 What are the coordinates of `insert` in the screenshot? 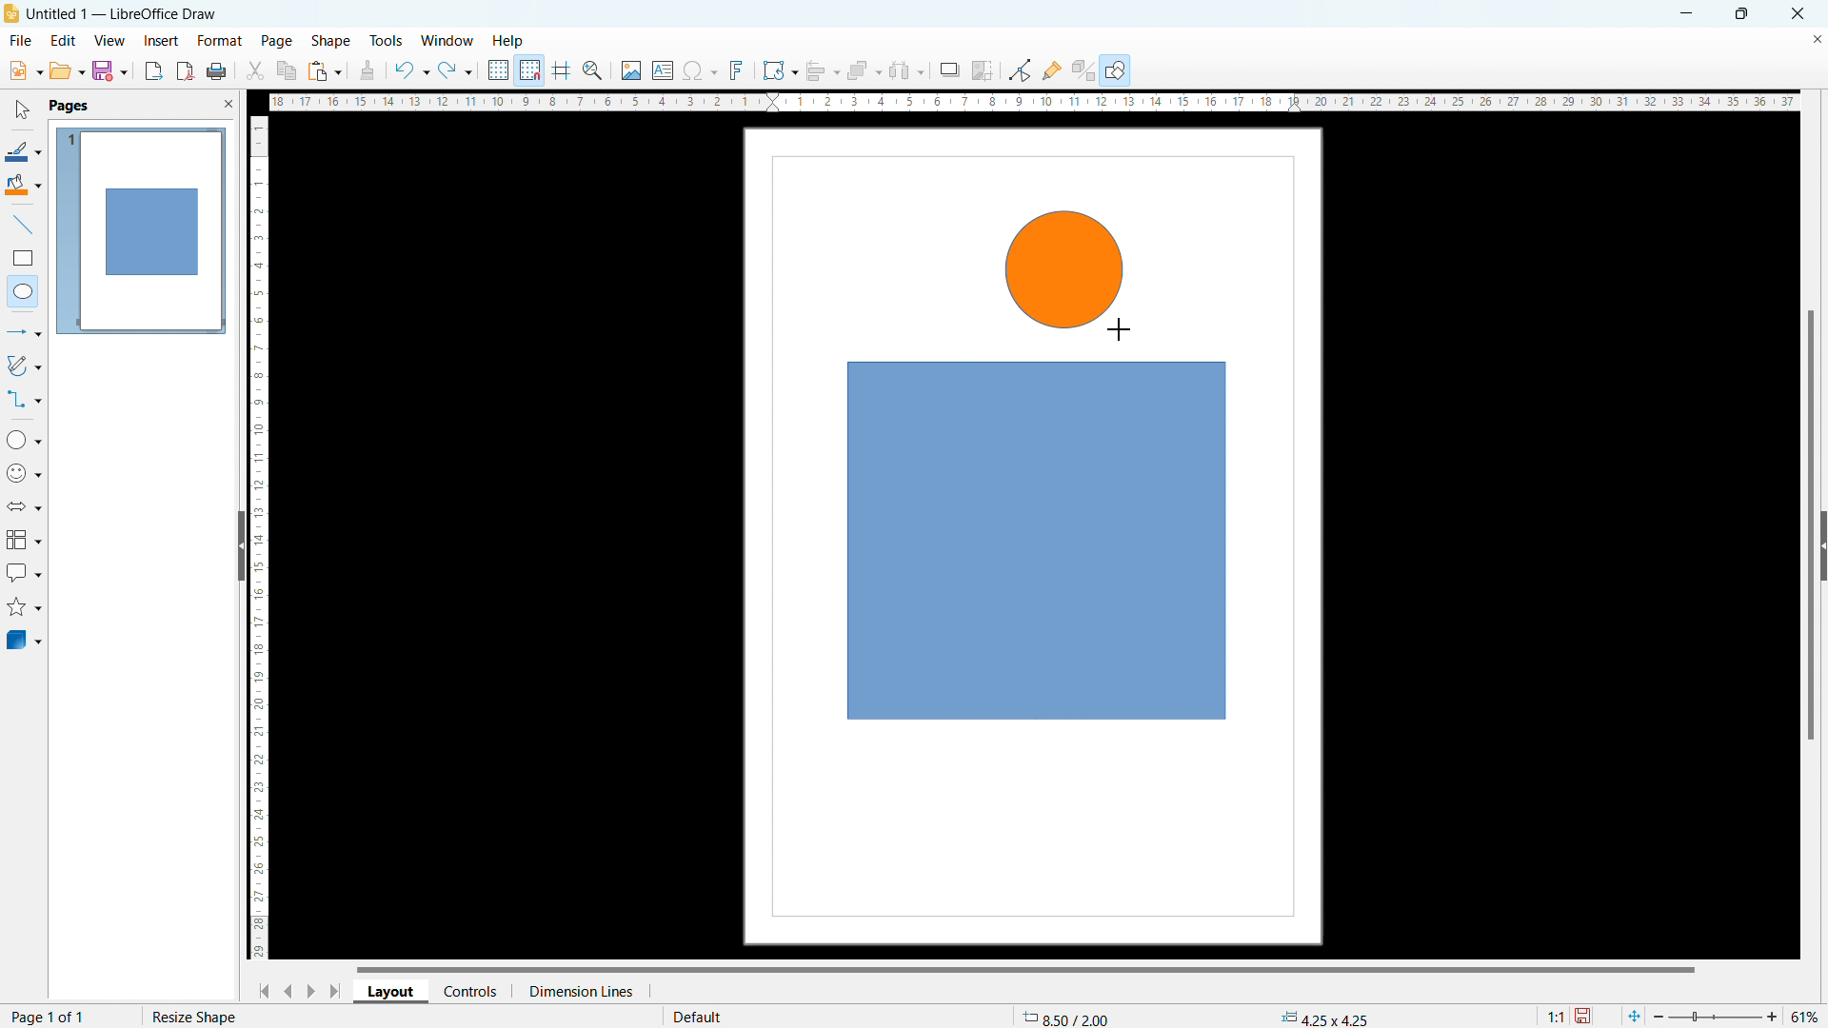 It's located at (162, 42).